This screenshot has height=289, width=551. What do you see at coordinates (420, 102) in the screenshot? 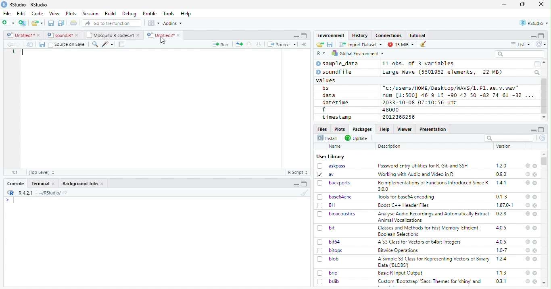
I see `2033-10-08 07:10:56 UTC` at bounding box center [420, 102].